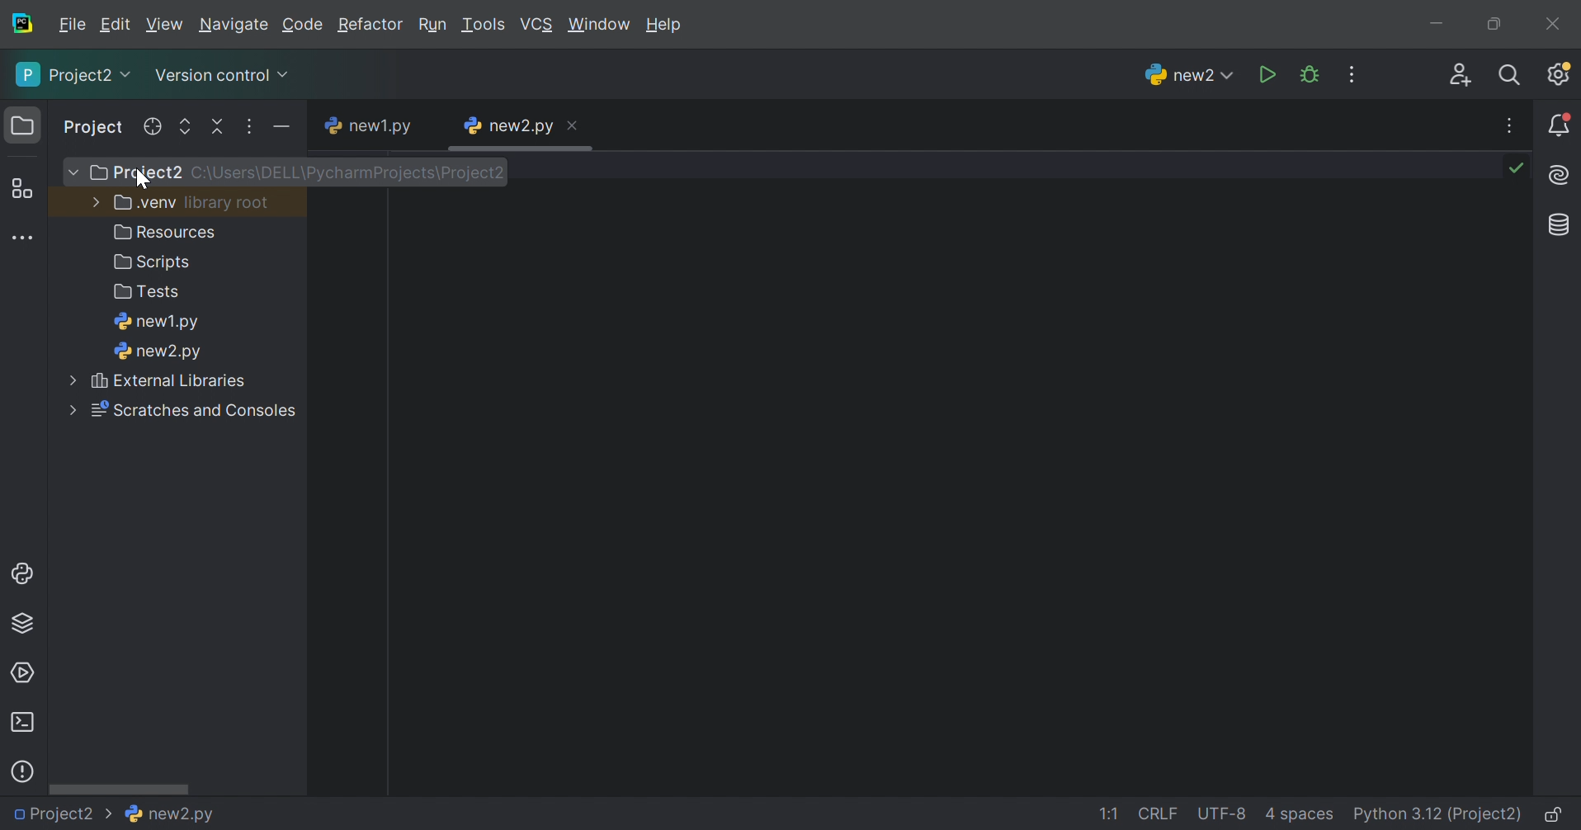 This screenshot has width=1581, height=830. Describe the element at coordinates (1560, 125) in the screenshot. I see `Notifications` at that location.